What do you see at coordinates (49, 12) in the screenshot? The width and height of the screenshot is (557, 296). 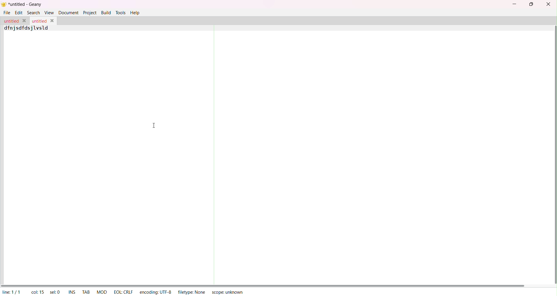 I see `view` at bounding box center [49, 12].